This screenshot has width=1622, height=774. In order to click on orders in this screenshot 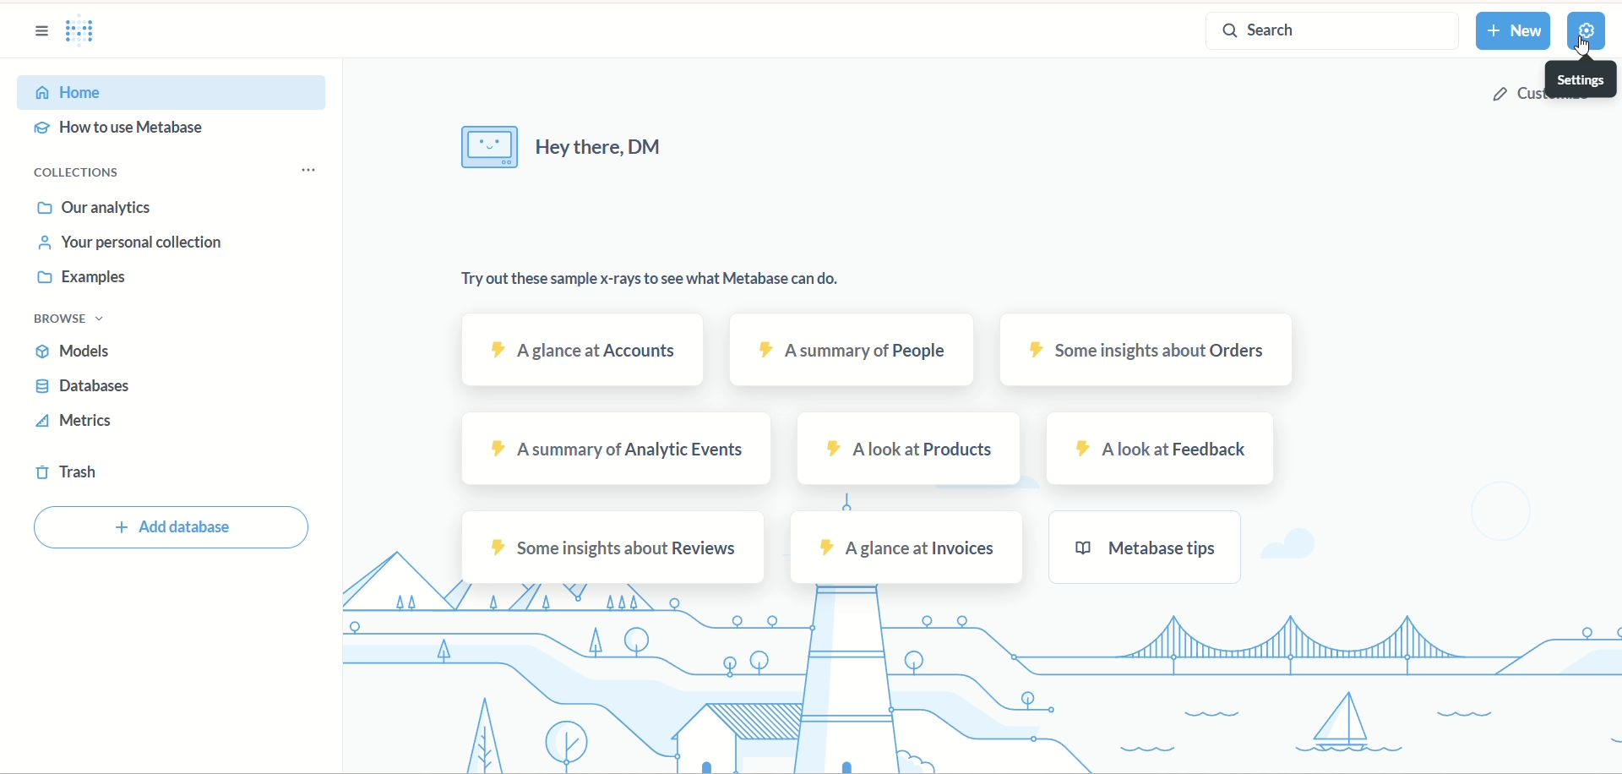, I will do `click(1150, 351)`.